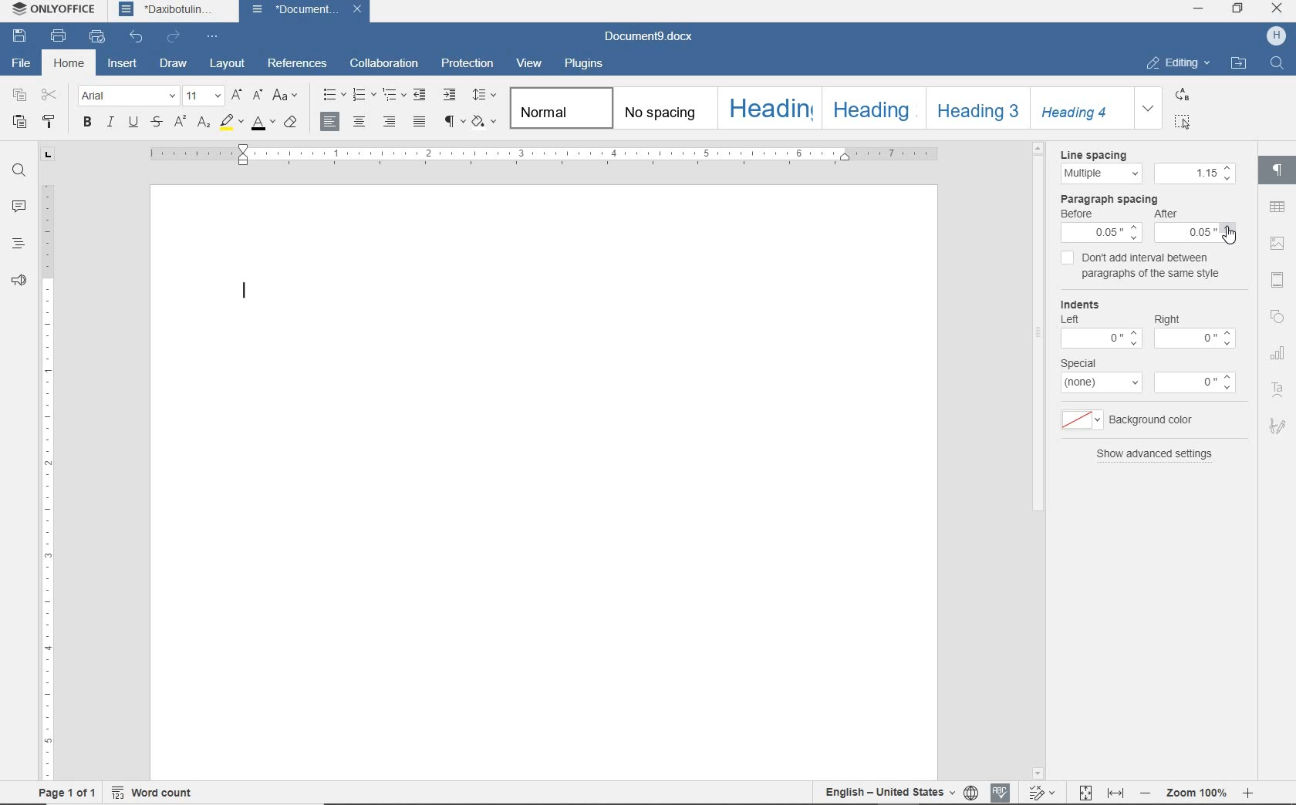  What do you see at coordinates (1278, 207) in the screenshot?
I see `table` at bounding box center [1278, 207].